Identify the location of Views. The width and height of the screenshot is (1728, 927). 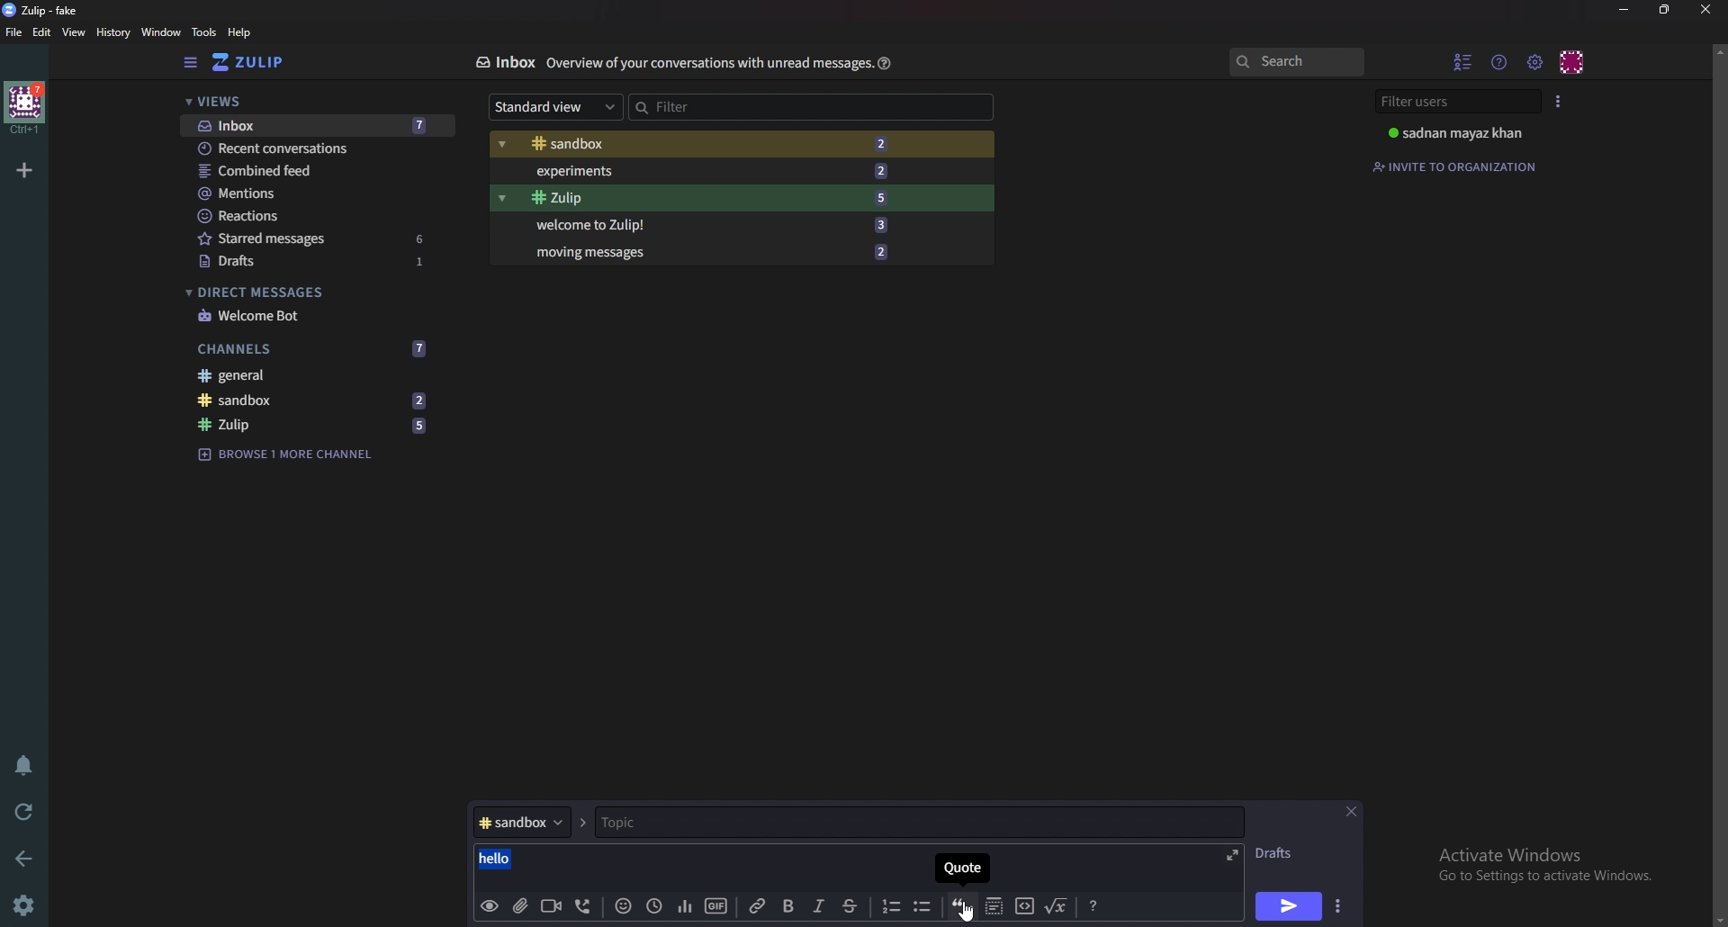
(305, 102).